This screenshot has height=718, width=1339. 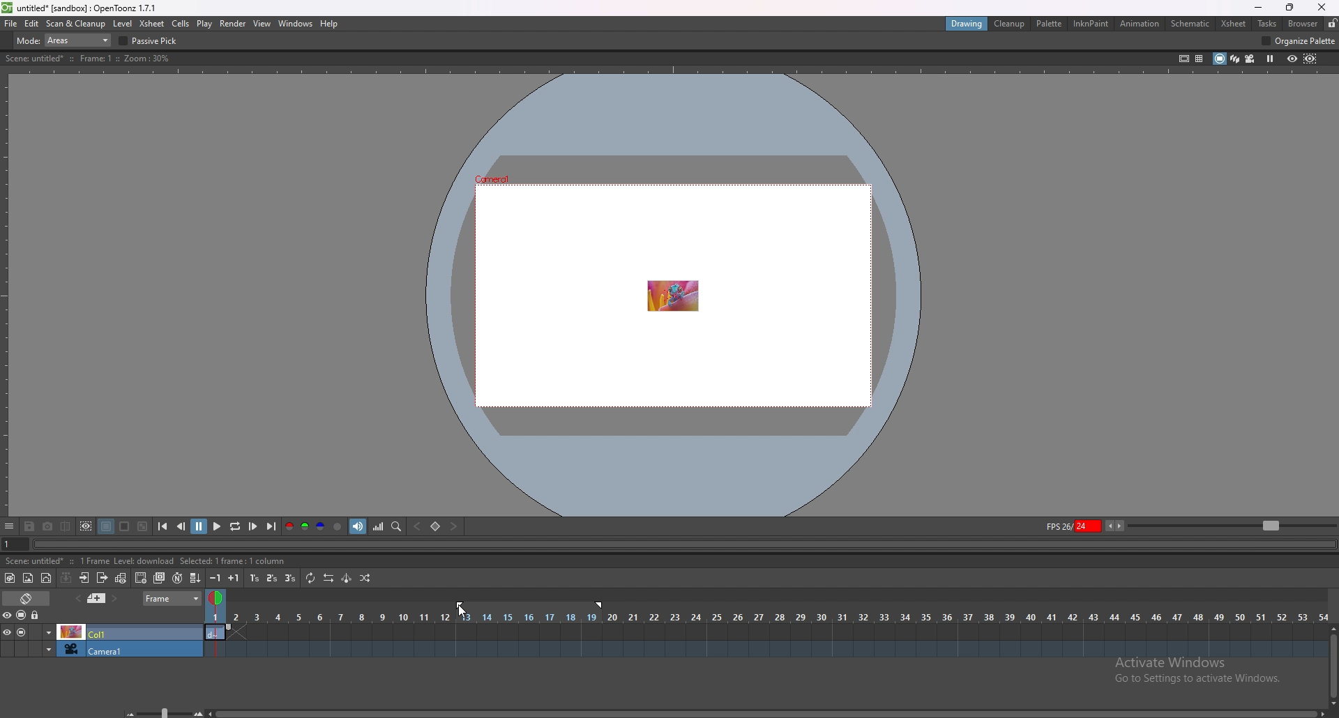 What do you see at coordinates (159, 711) in the screenshot?
I see `zoom` at bounding box center [159, 711].